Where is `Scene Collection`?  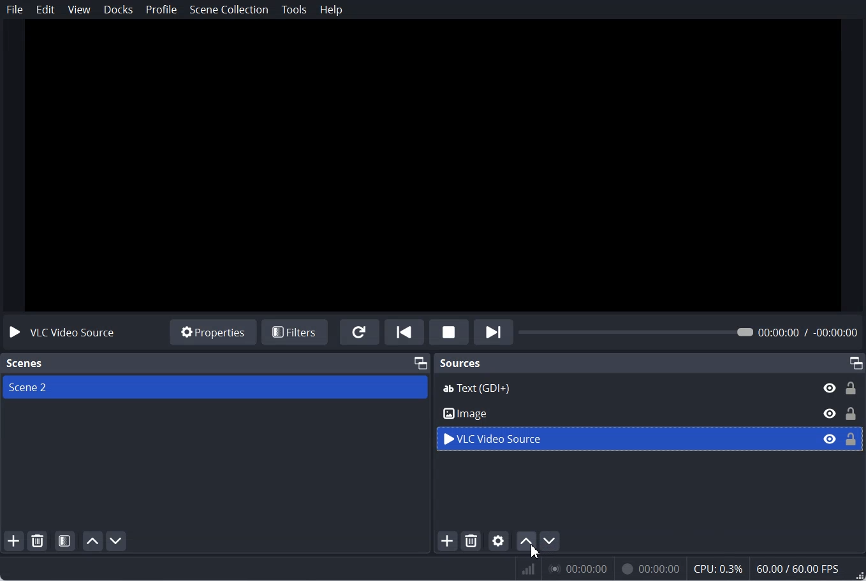 Scene Collection is located at coordinates (230, 9).